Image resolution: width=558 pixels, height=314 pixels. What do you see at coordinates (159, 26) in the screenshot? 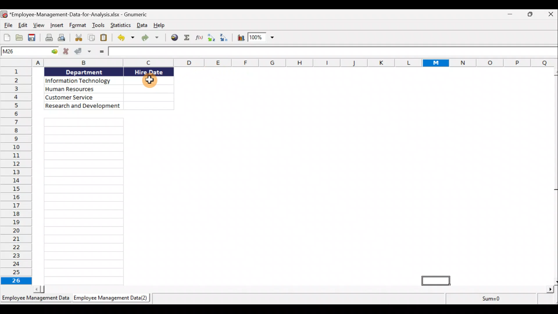
I see `Help` at bounding box center [159, 26].